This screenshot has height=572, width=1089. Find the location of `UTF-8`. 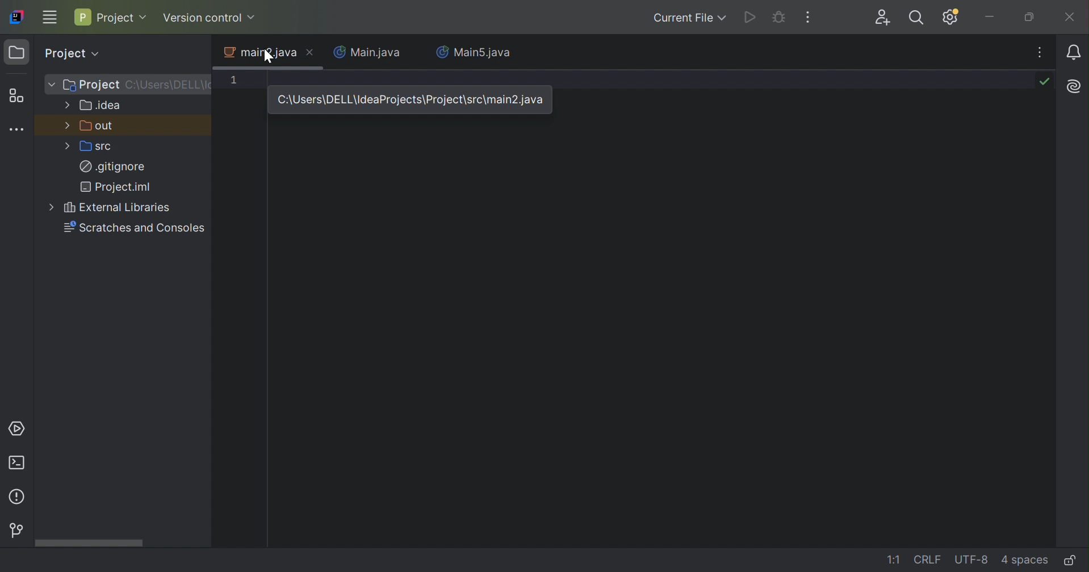

UTF-8 is located at coordinates (973, 560).